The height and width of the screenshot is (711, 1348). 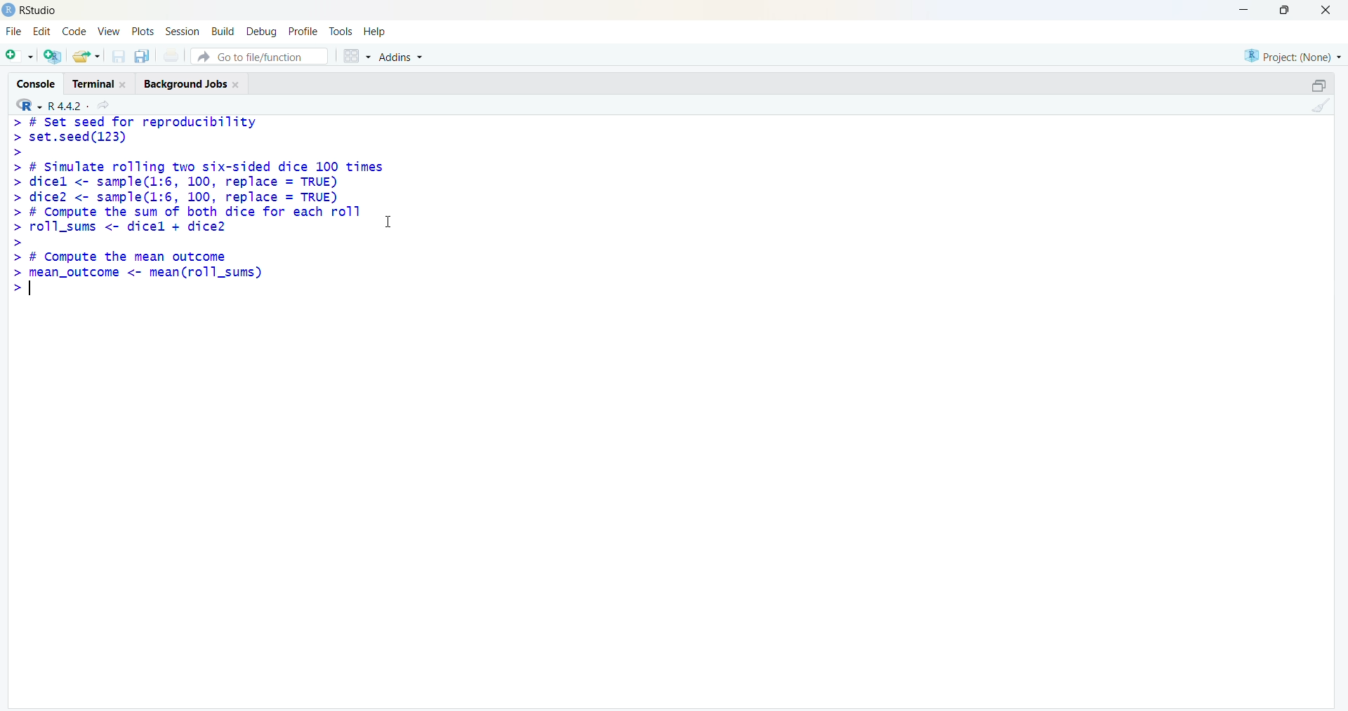 I want to click on Background jobs, so click(x=185, y=86).